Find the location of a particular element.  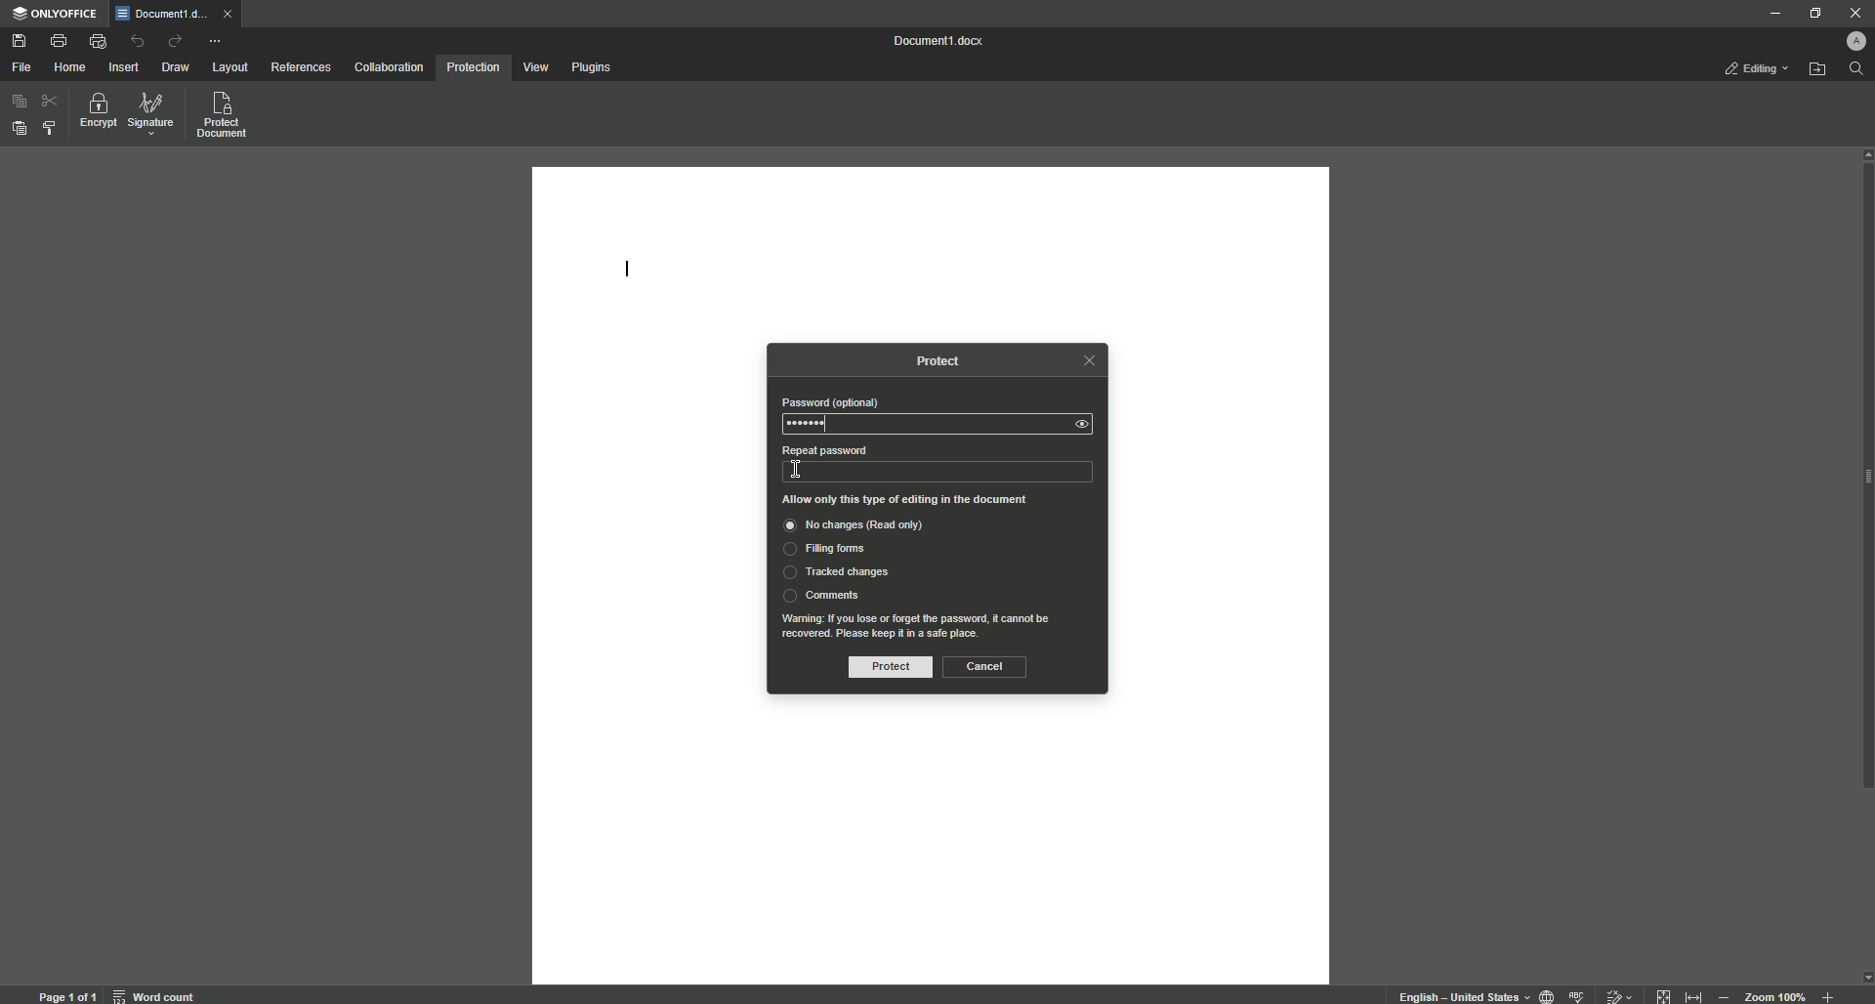

Save is located at coordinates (21, 41).